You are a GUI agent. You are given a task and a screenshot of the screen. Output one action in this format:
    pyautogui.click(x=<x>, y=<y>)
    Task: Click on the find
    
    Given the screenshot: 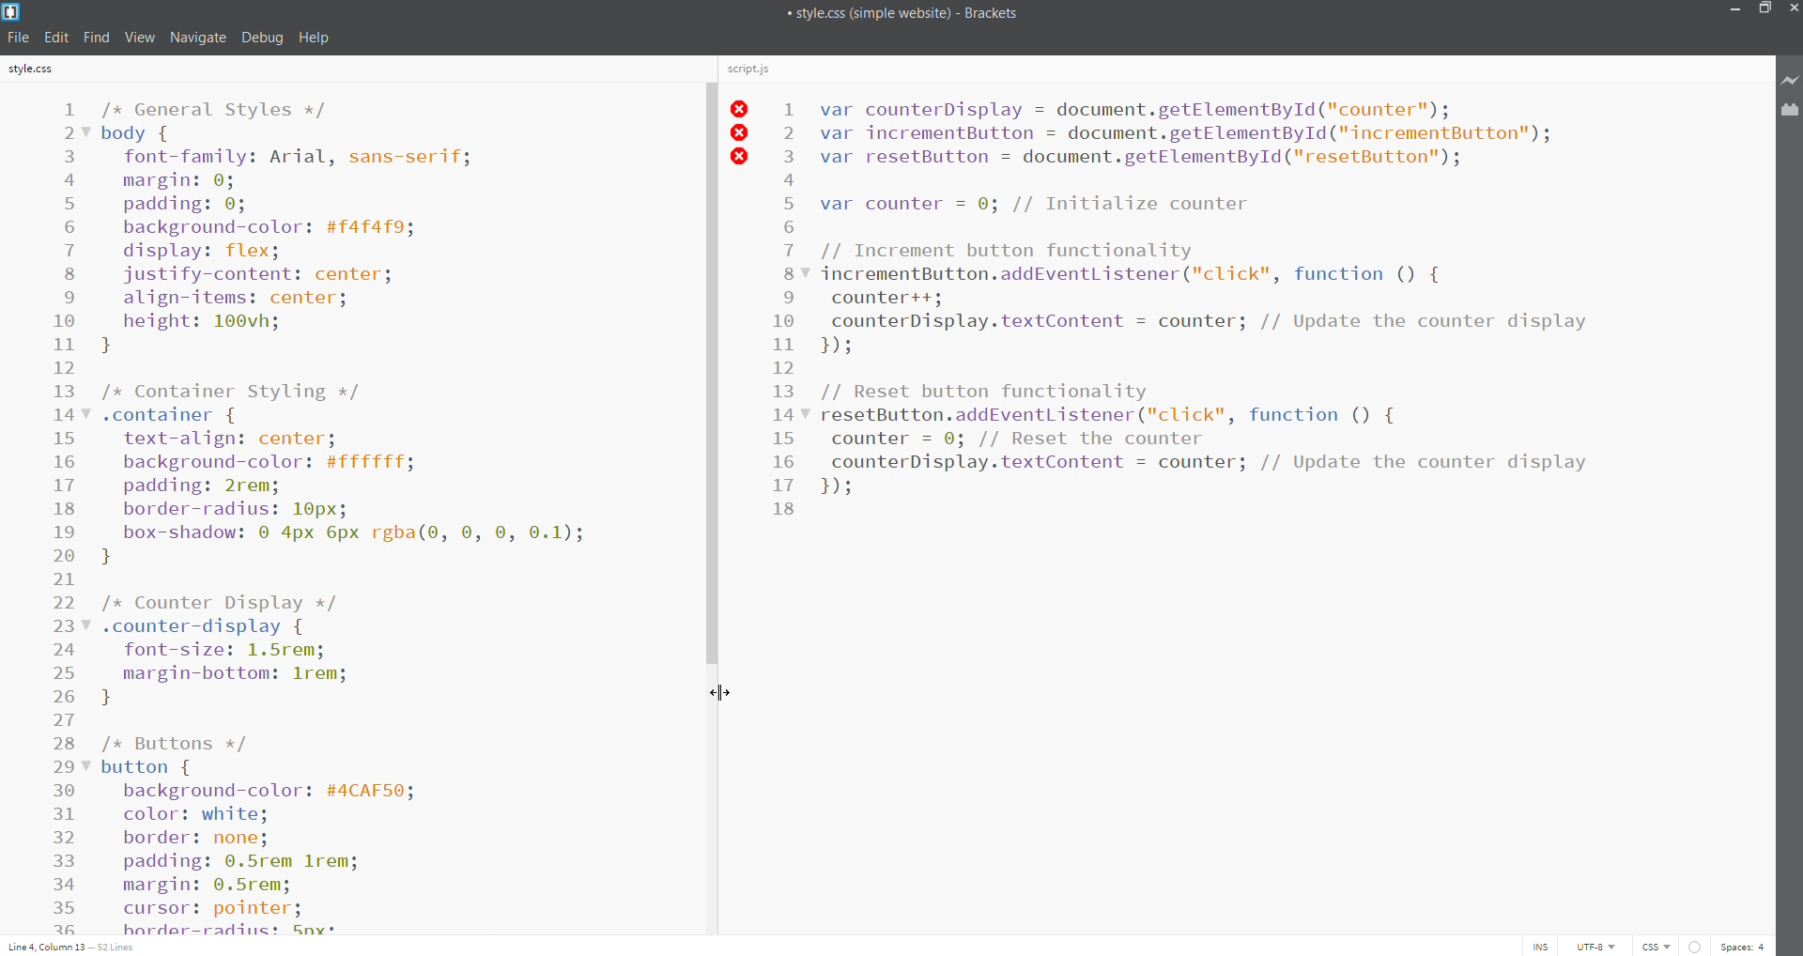 What is the action you would take?
    pyautogui.click(x=96, y=39)
    